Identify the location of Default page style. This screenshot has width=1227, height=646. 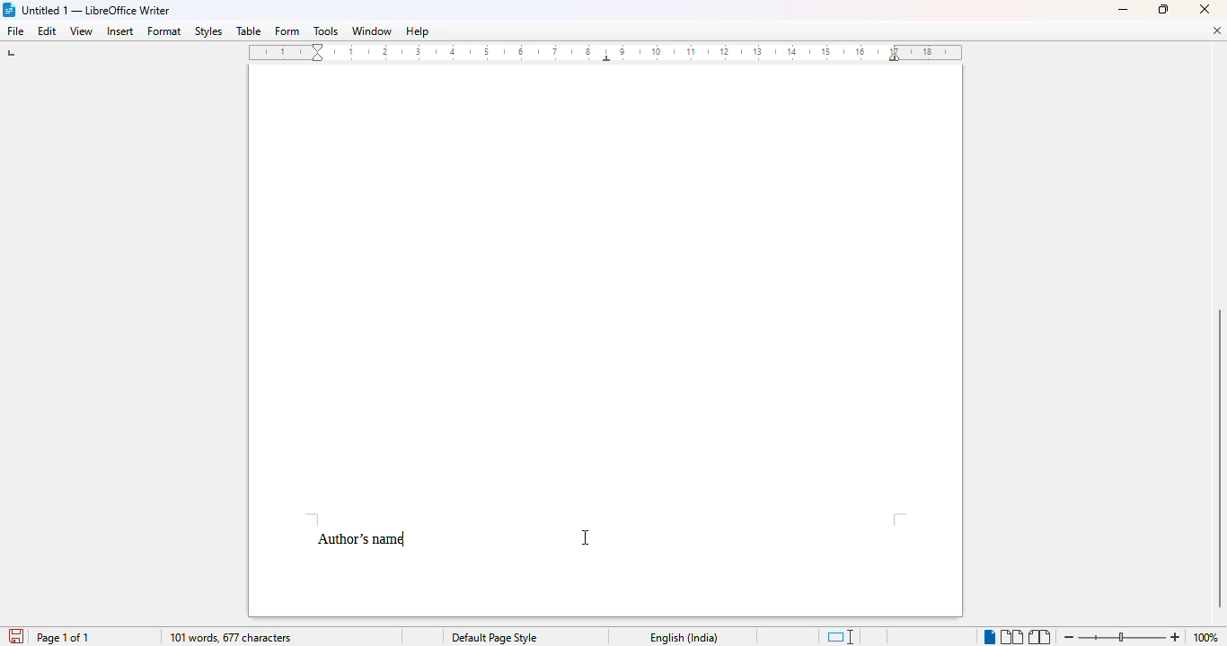
(494, 638).